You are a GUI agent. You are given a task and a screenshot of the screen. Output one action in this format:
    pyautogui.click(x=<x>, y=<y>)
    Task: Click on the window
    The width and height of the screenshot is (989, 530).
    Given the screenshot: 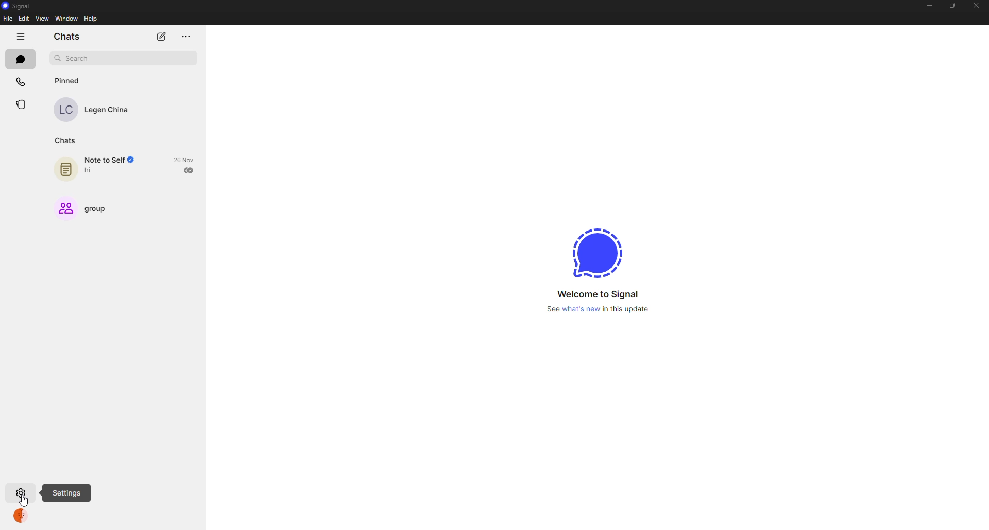 What is the action you would take?
    pyautogui.click(x=65, y=19)
    